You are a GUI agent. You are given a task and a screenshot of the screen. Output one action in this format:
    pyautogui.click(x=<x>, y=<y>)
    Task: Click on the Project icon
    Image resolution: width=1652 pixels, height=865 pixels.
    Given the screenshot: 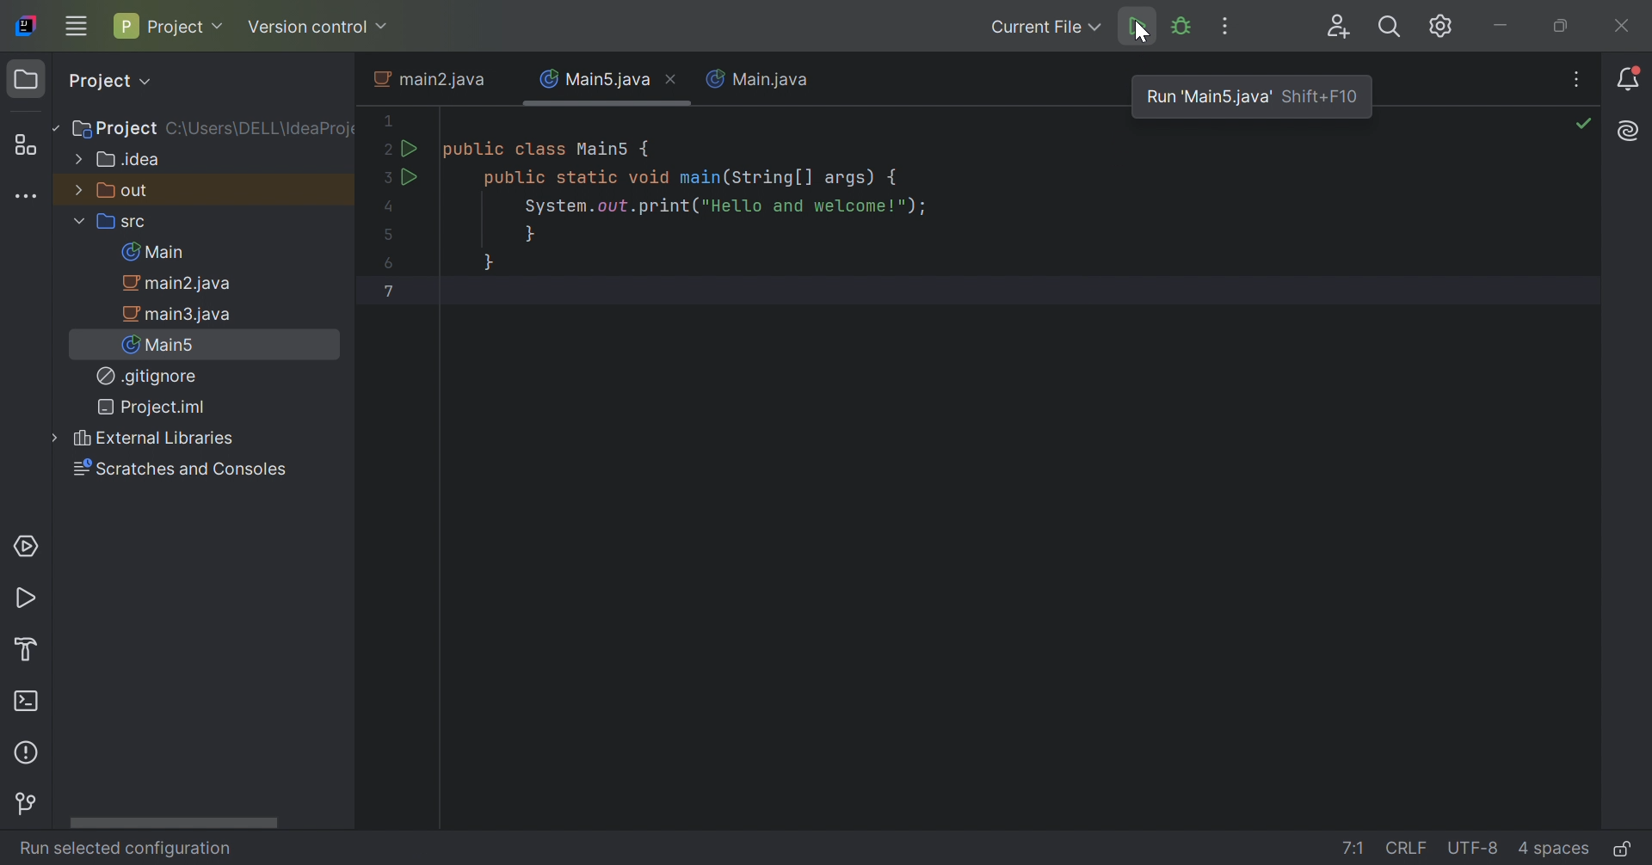 What is the action you would take?
    pyautogui.click(x=27, y=80)
    